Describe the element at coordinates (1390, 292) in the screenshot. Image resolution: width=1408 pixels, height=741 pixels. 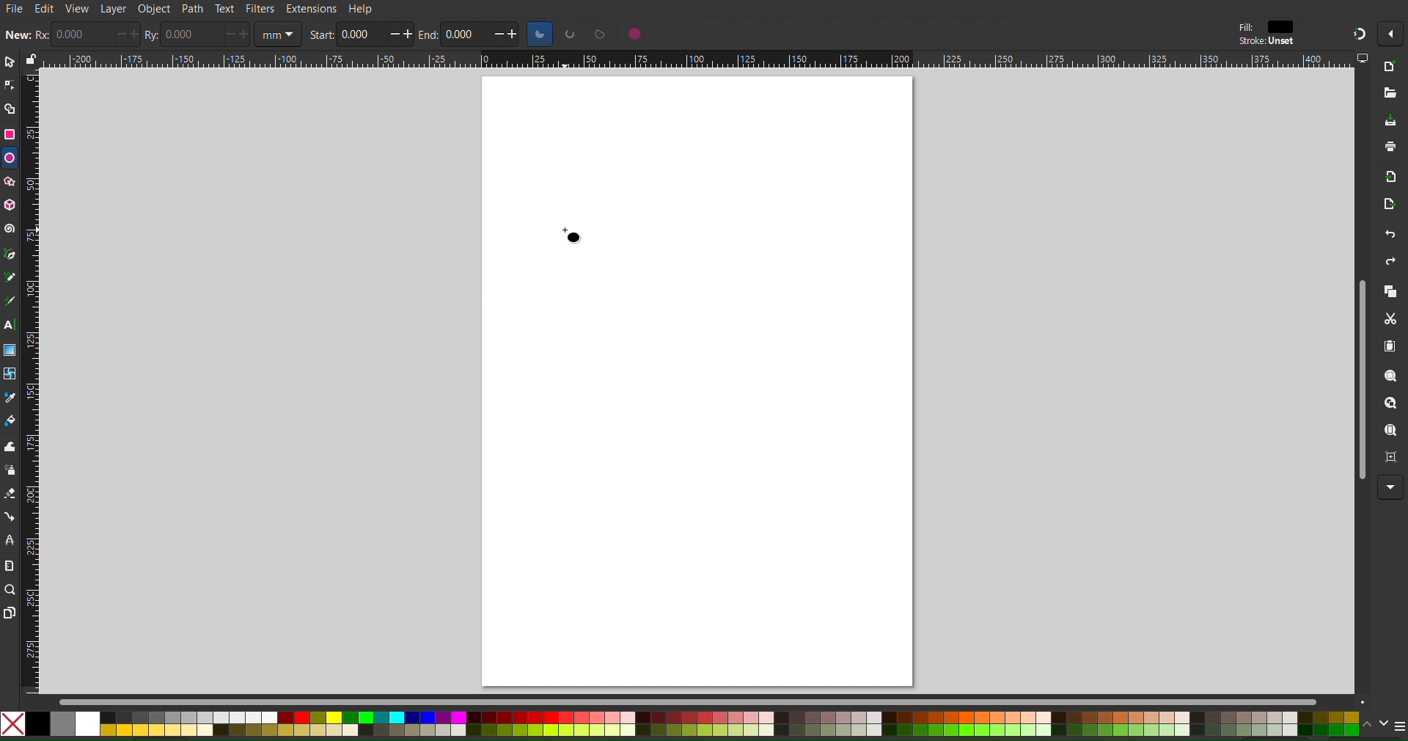
I see `Copy` at that location.